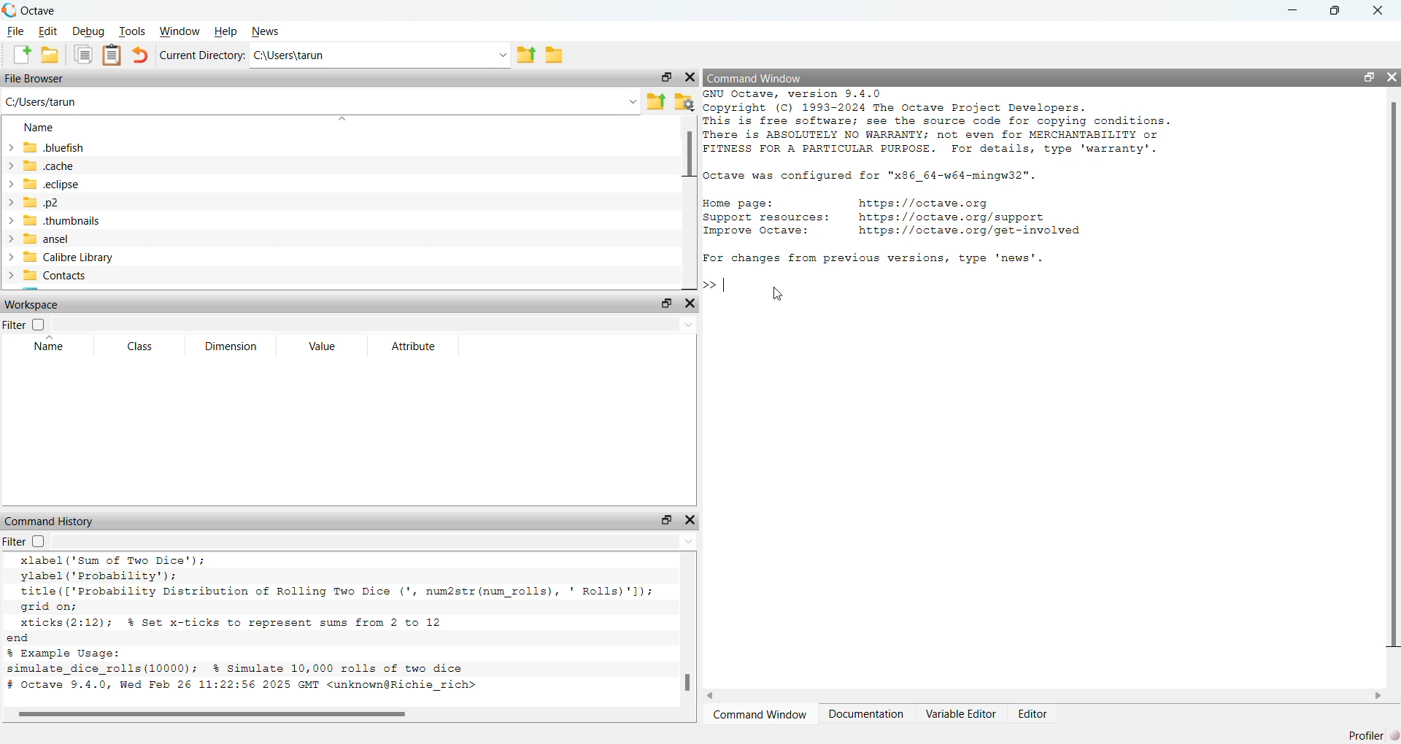 The height and width of the screenshot is (744, 1401). I want to click on Clipboard, so click(110, 55).